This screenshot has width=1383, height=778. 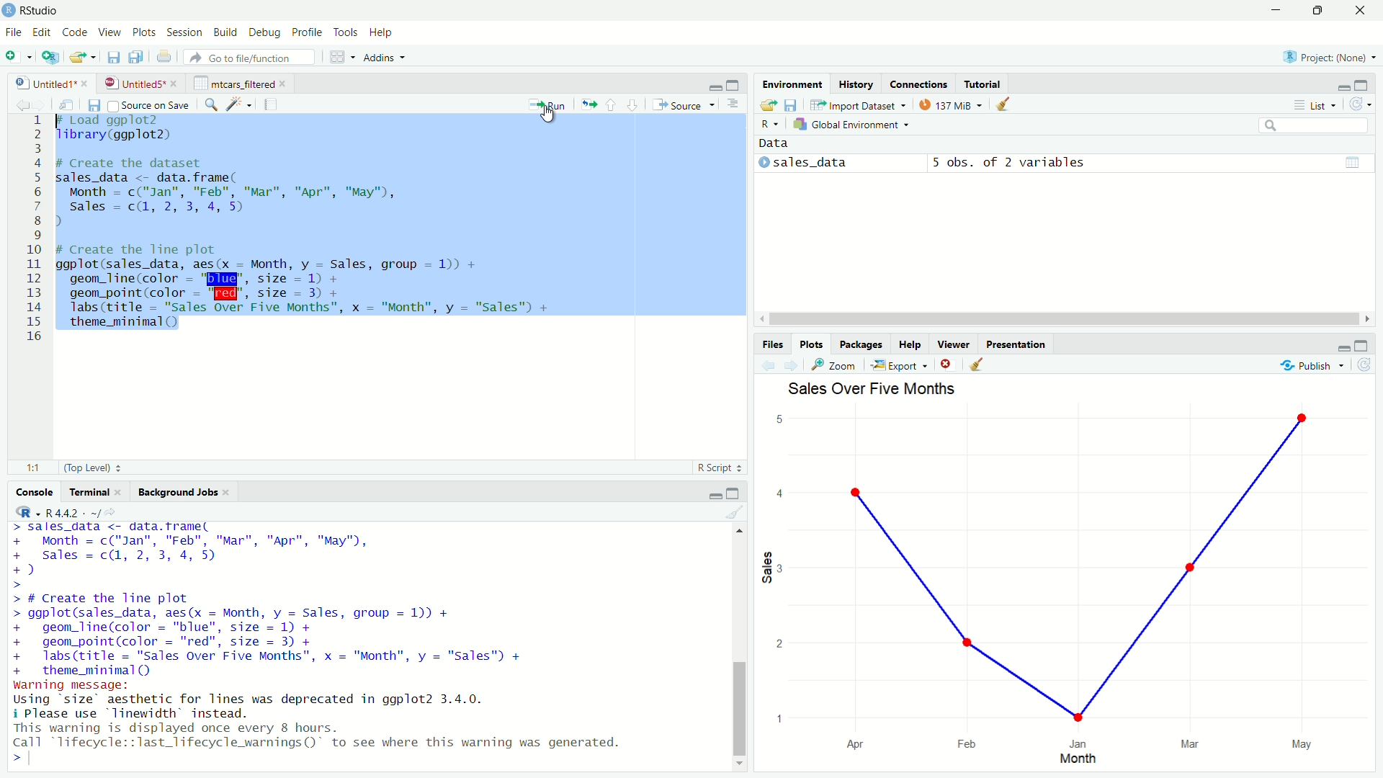 I want to click on open a existing file, so click(x=80, y=58).